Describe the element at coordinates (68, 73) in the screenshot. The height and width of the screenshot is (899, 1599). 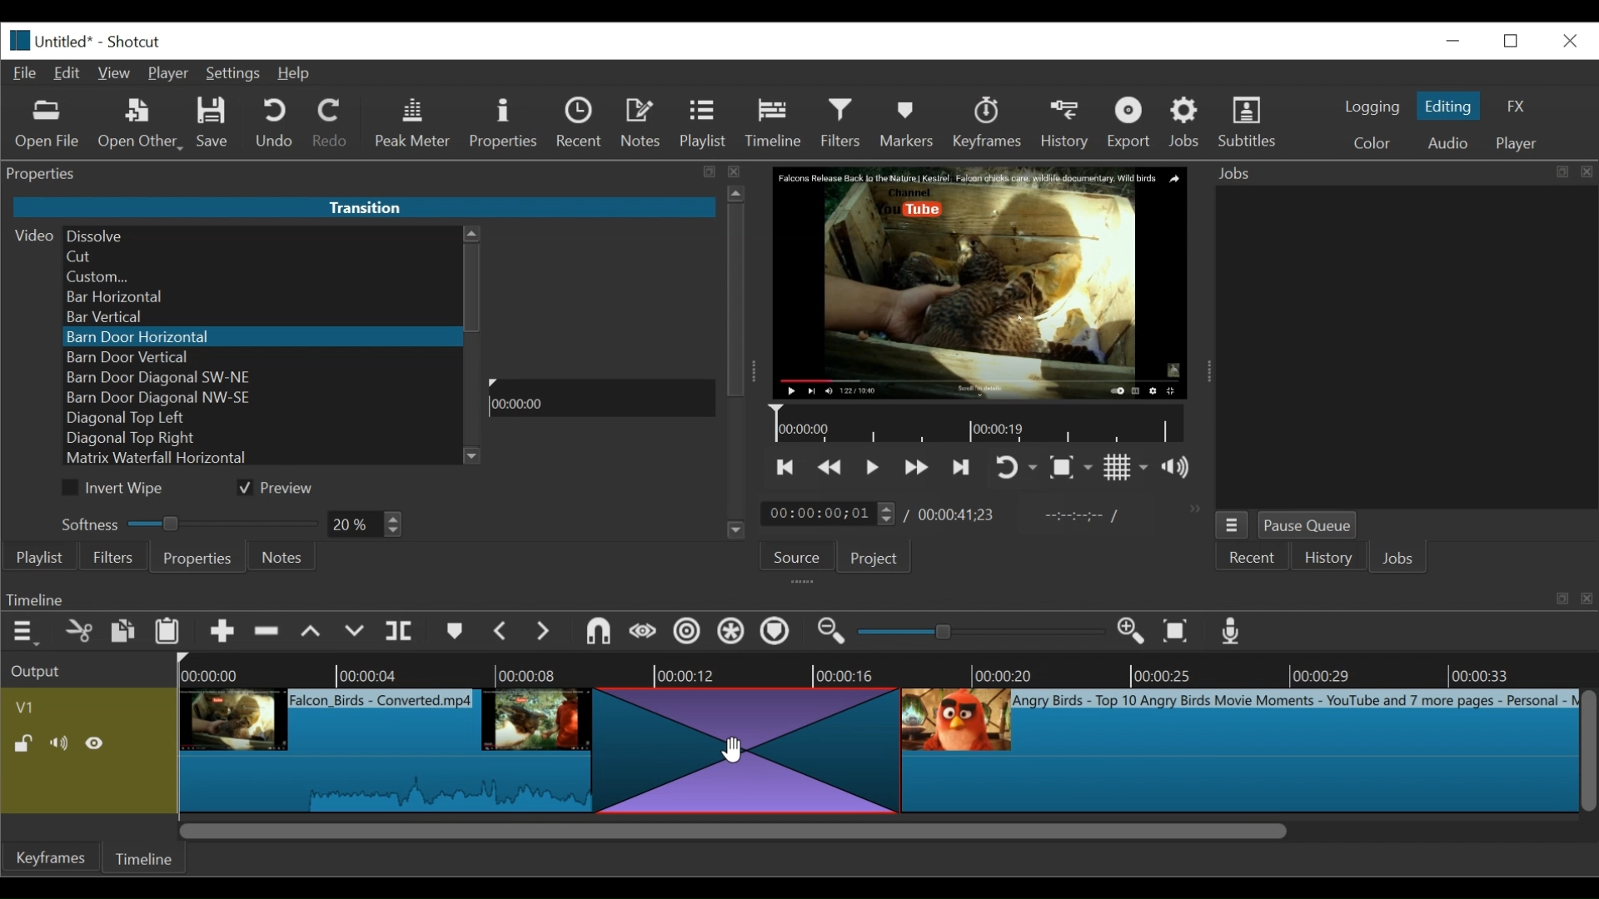
I see `Edit` at that location.